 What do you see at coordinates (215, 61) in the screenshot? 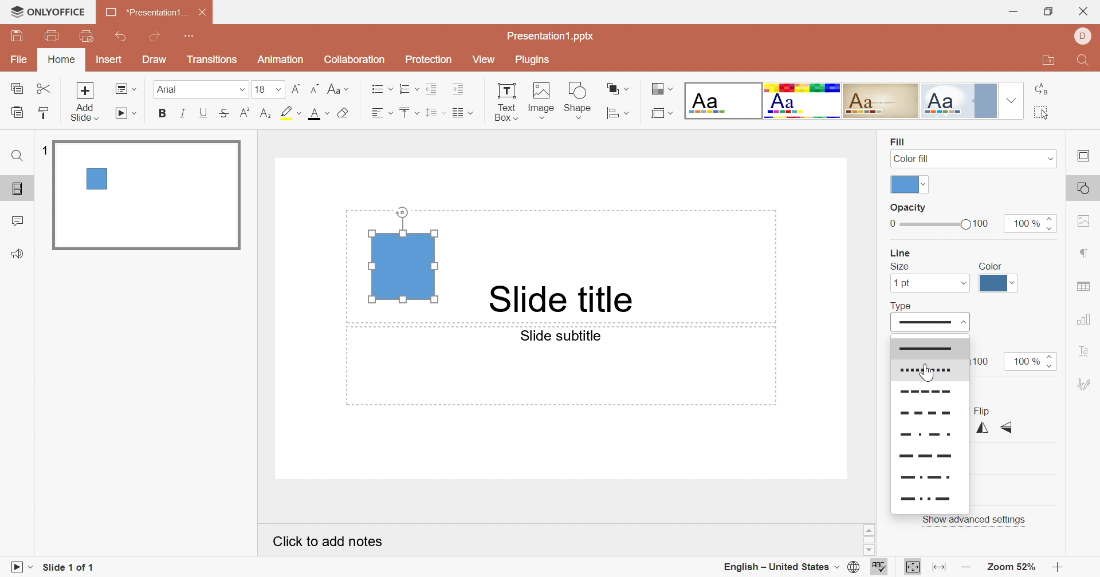
I see `Transitions` at bounding box center [215, 61].